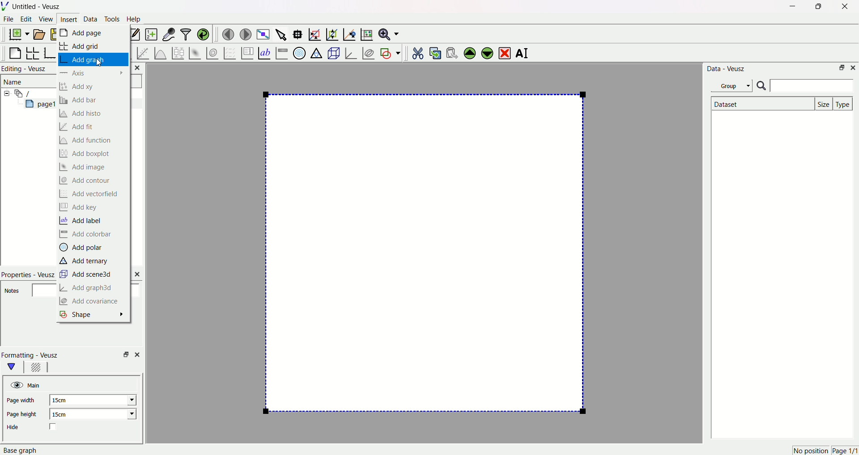 This screenshot has height=455, width=859. What do you see at coordinates (733, 85) in the screenshot?
I see `Group` at bounding box center [733, 85].